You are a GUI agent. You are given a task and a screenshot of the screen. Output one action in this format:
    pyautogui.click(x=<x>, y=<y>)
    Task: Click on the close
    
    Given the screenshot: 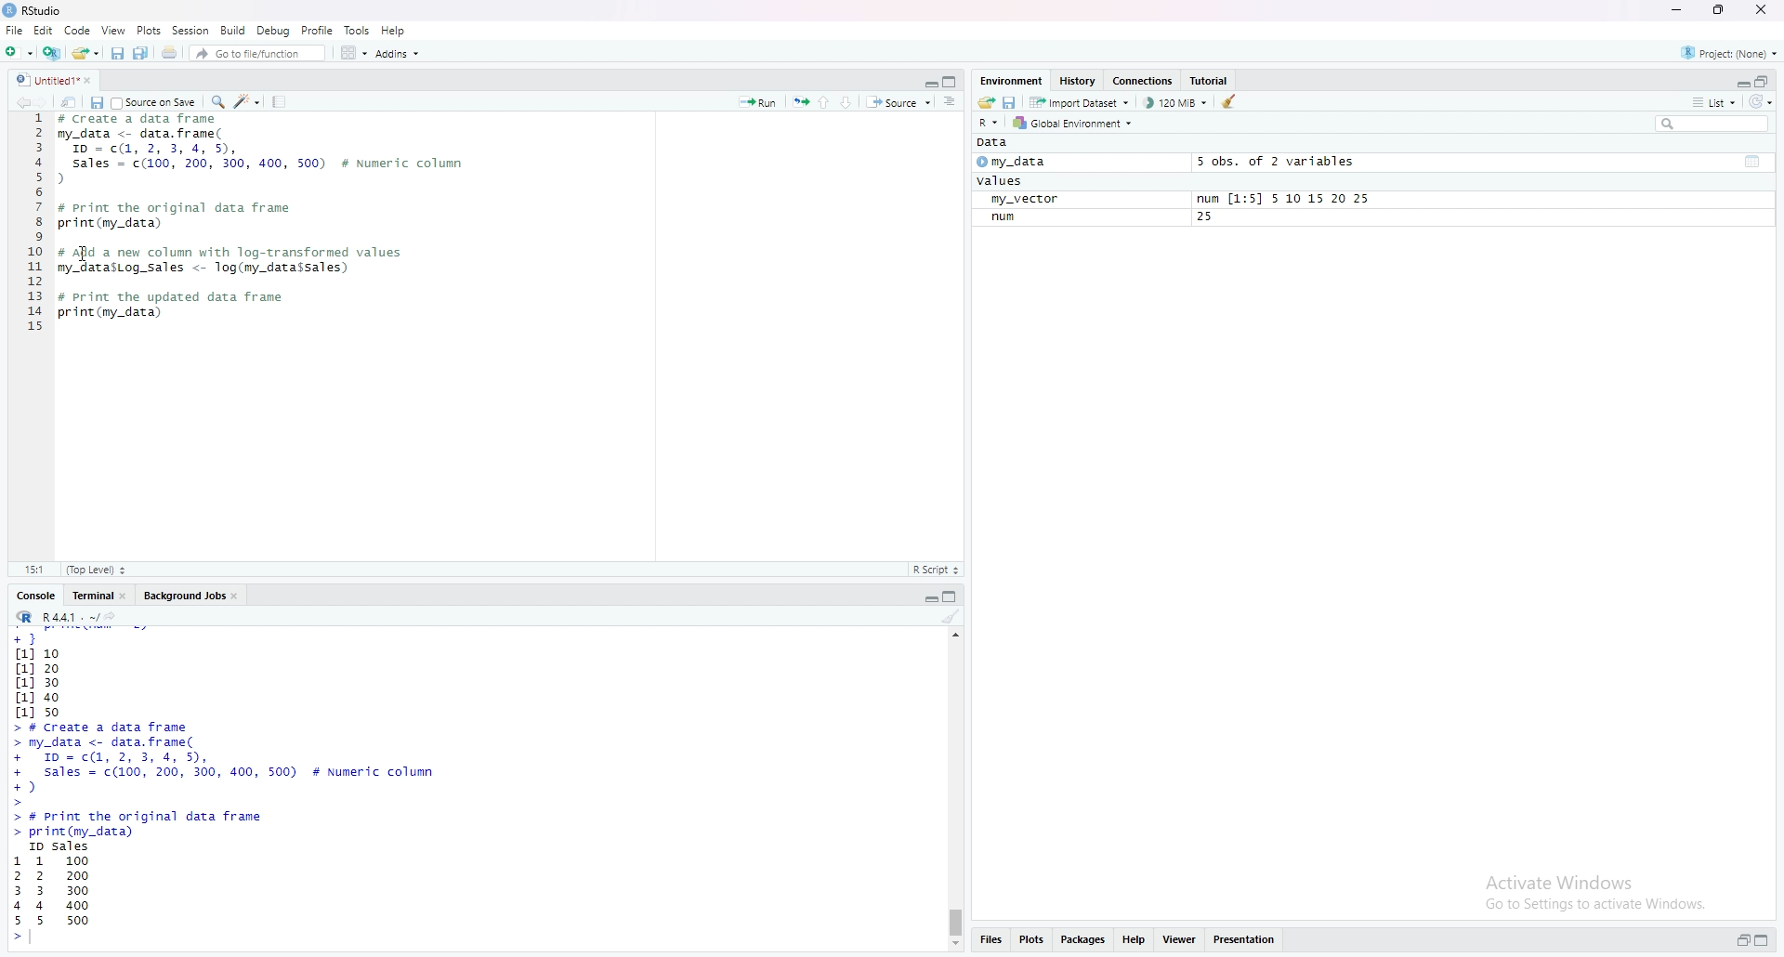 What is the action you would take?
    pyautogui.click(x=95, y=82)
    